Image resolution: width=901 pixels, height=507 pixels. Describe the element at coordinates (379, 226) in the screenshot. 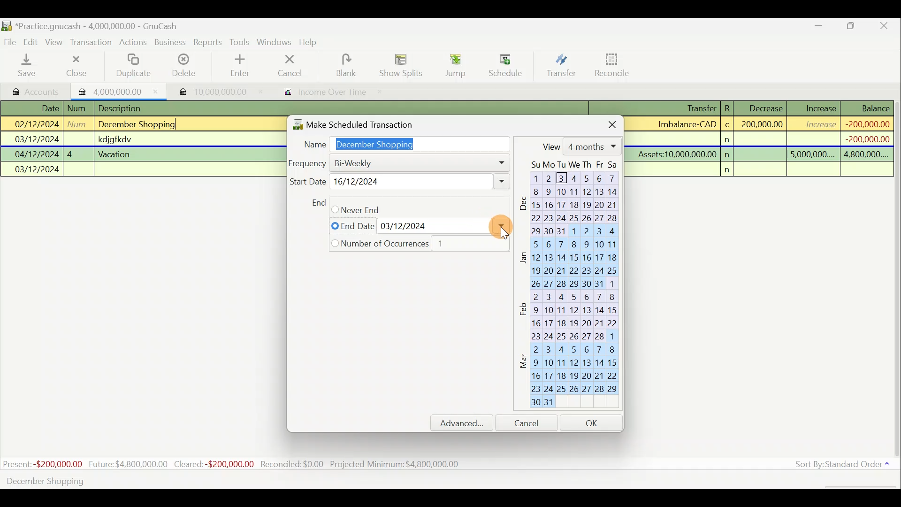

I see `Quarterly` at that location.